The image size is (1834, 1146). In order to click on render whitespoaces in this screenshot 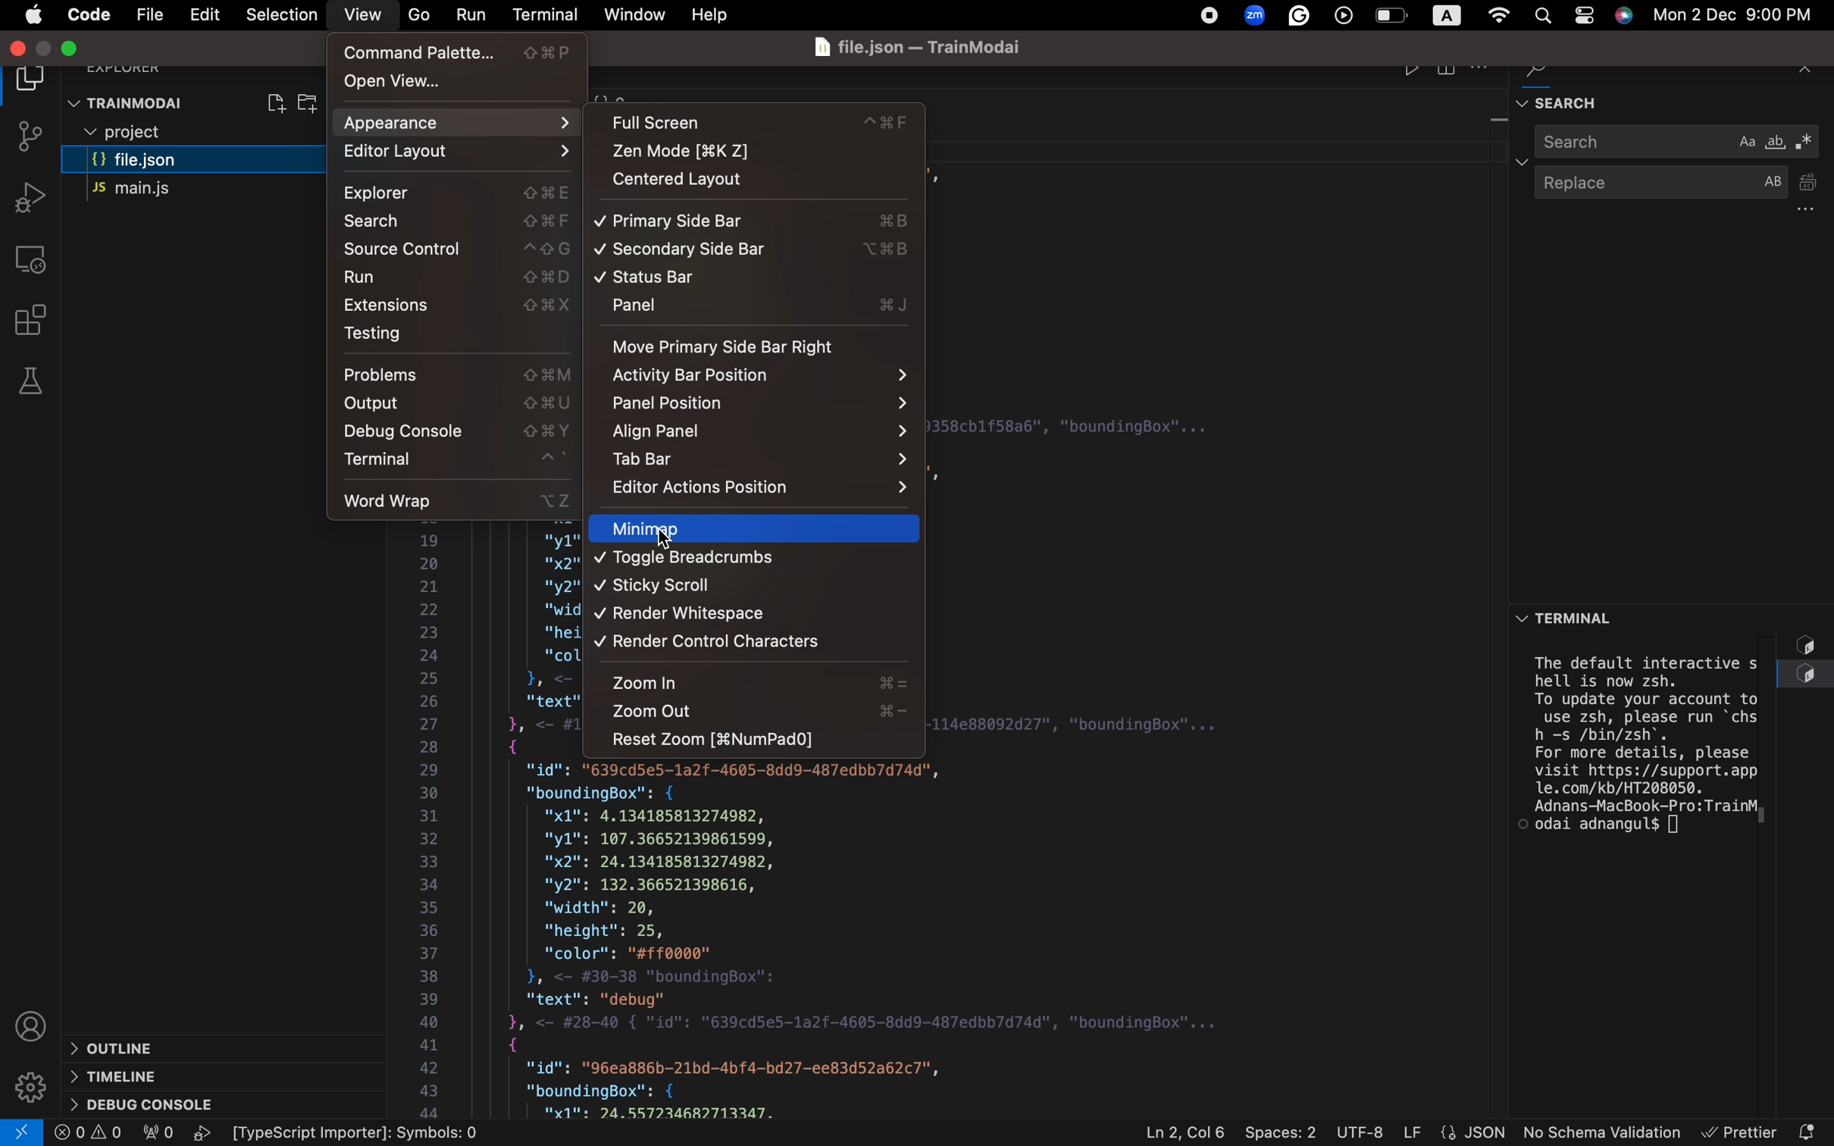, I will do `click(753, 610)`.